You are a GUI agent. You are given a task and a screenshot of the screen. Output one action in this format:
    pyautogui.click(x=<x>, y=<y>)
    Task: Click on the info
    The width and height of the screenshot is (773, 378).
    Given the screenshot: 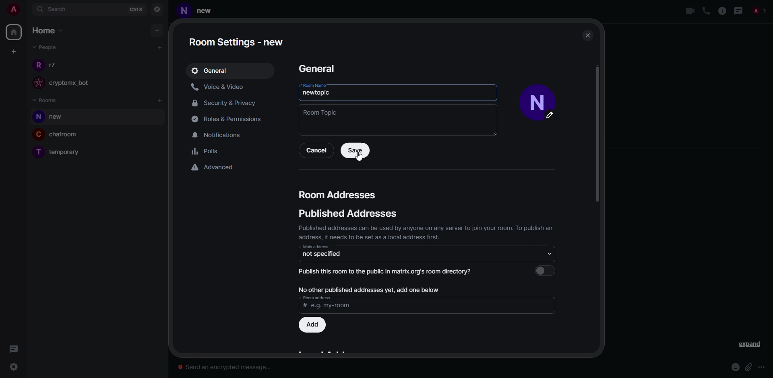 What is the action you would take?
    pyautogui.click(x=427, y=232)
    